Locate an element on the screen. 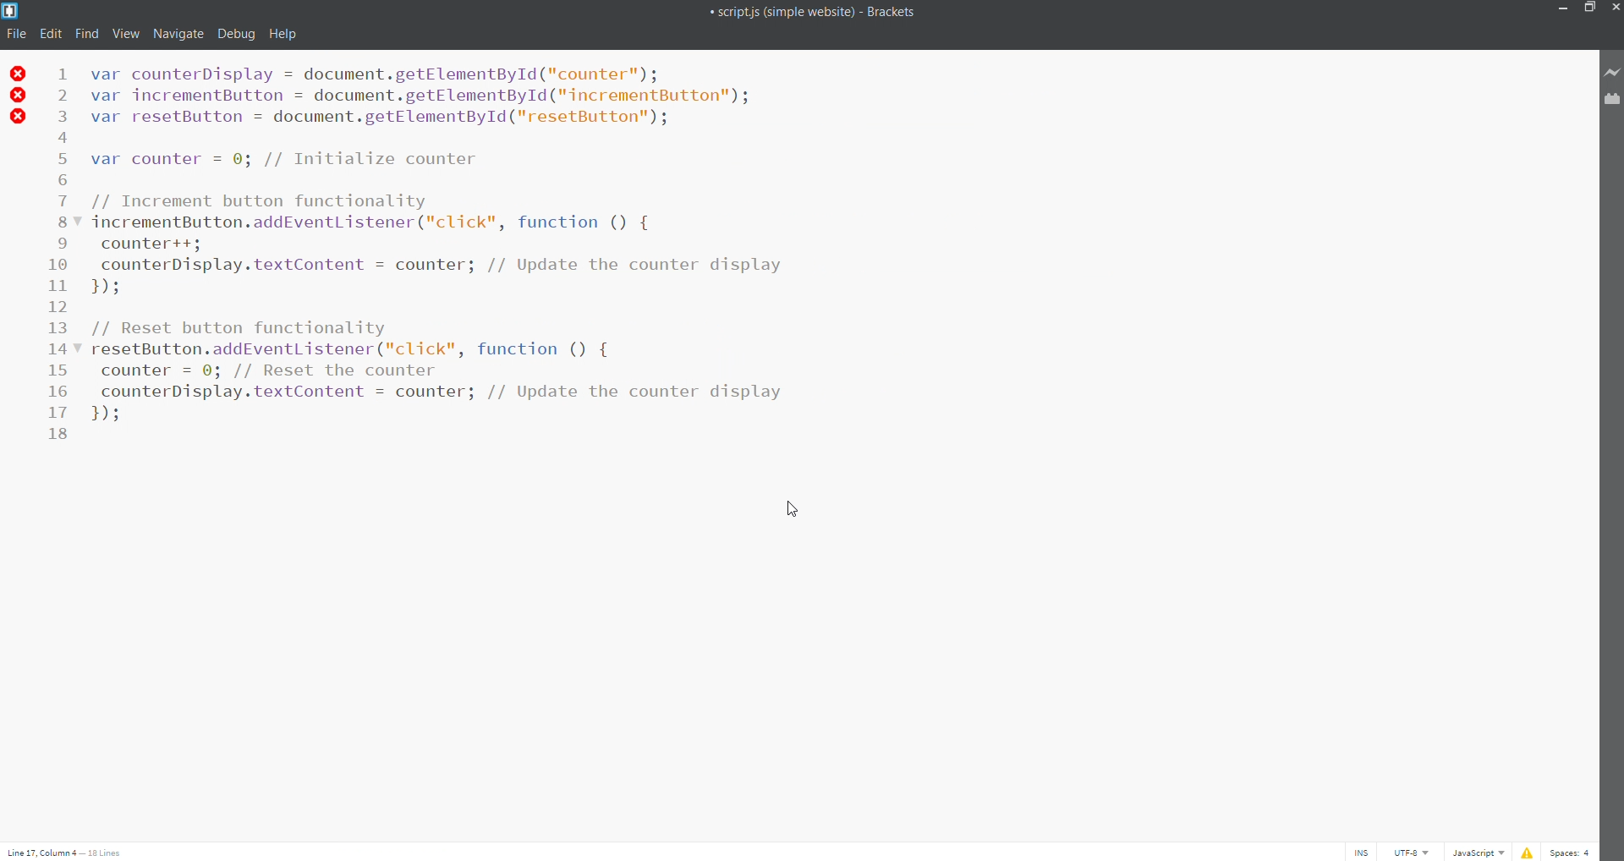 This screenshot has height=861, width=1624. cursor is located at coordinates (792, 513).